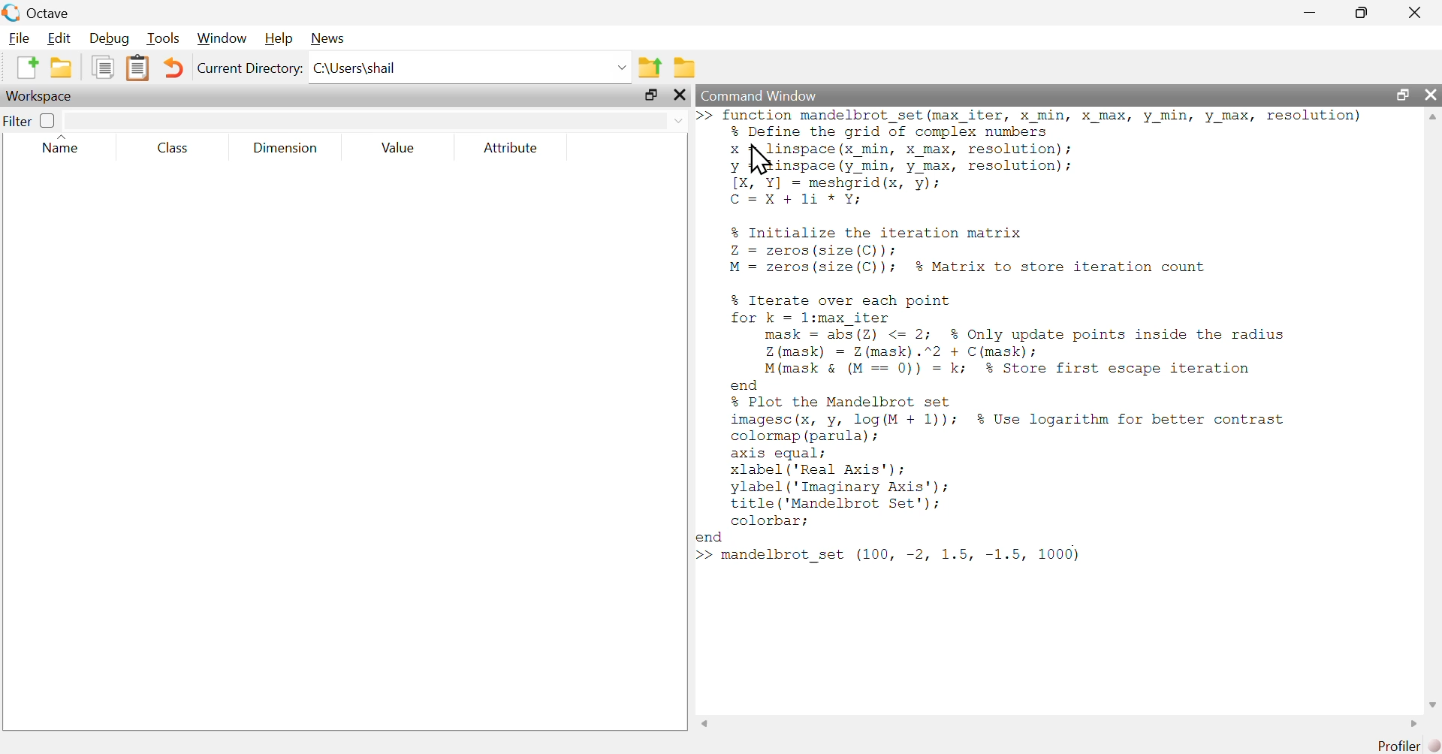 The image size is (1442, 754). Describe the element at coordinates (1429, 96) in the screenshot. I see `close` at that location.